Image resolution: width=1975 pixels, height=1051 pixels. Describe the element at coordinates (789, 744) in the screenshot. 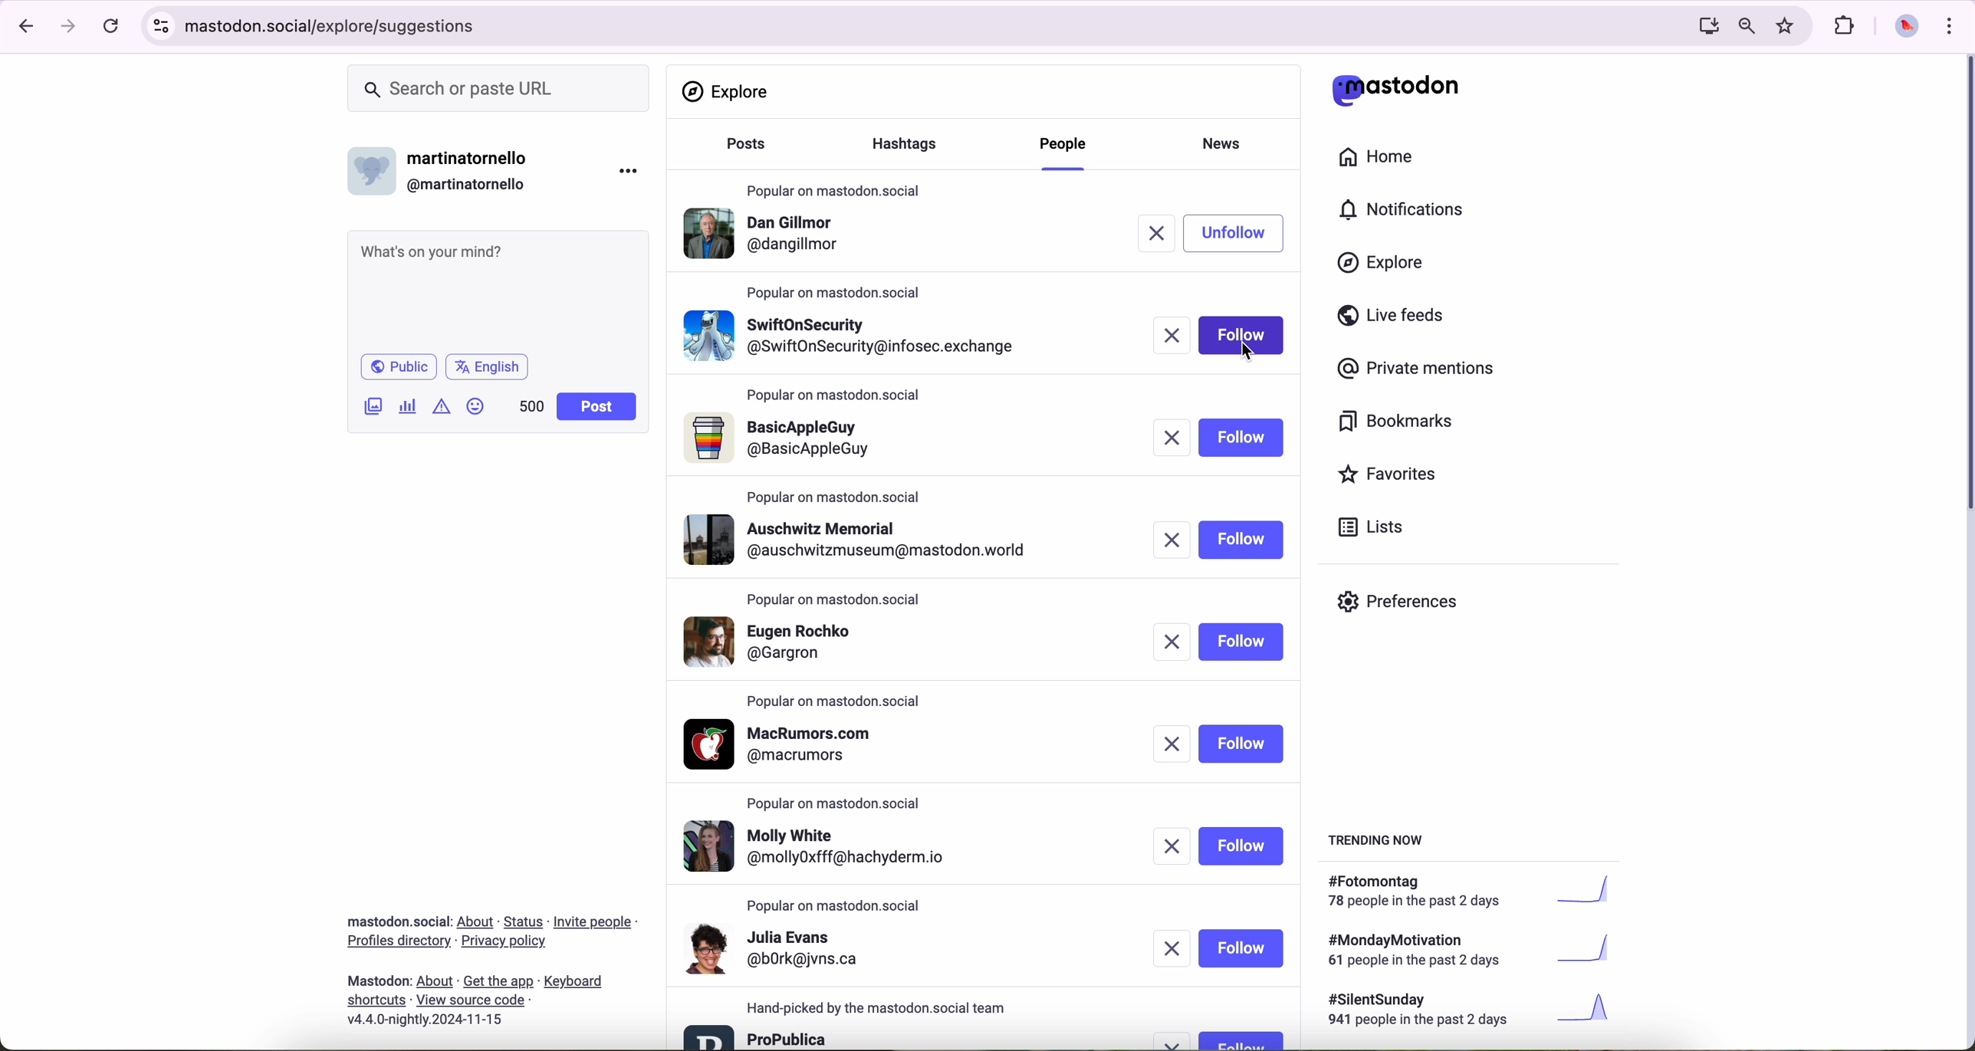

I see `profile` at that location.